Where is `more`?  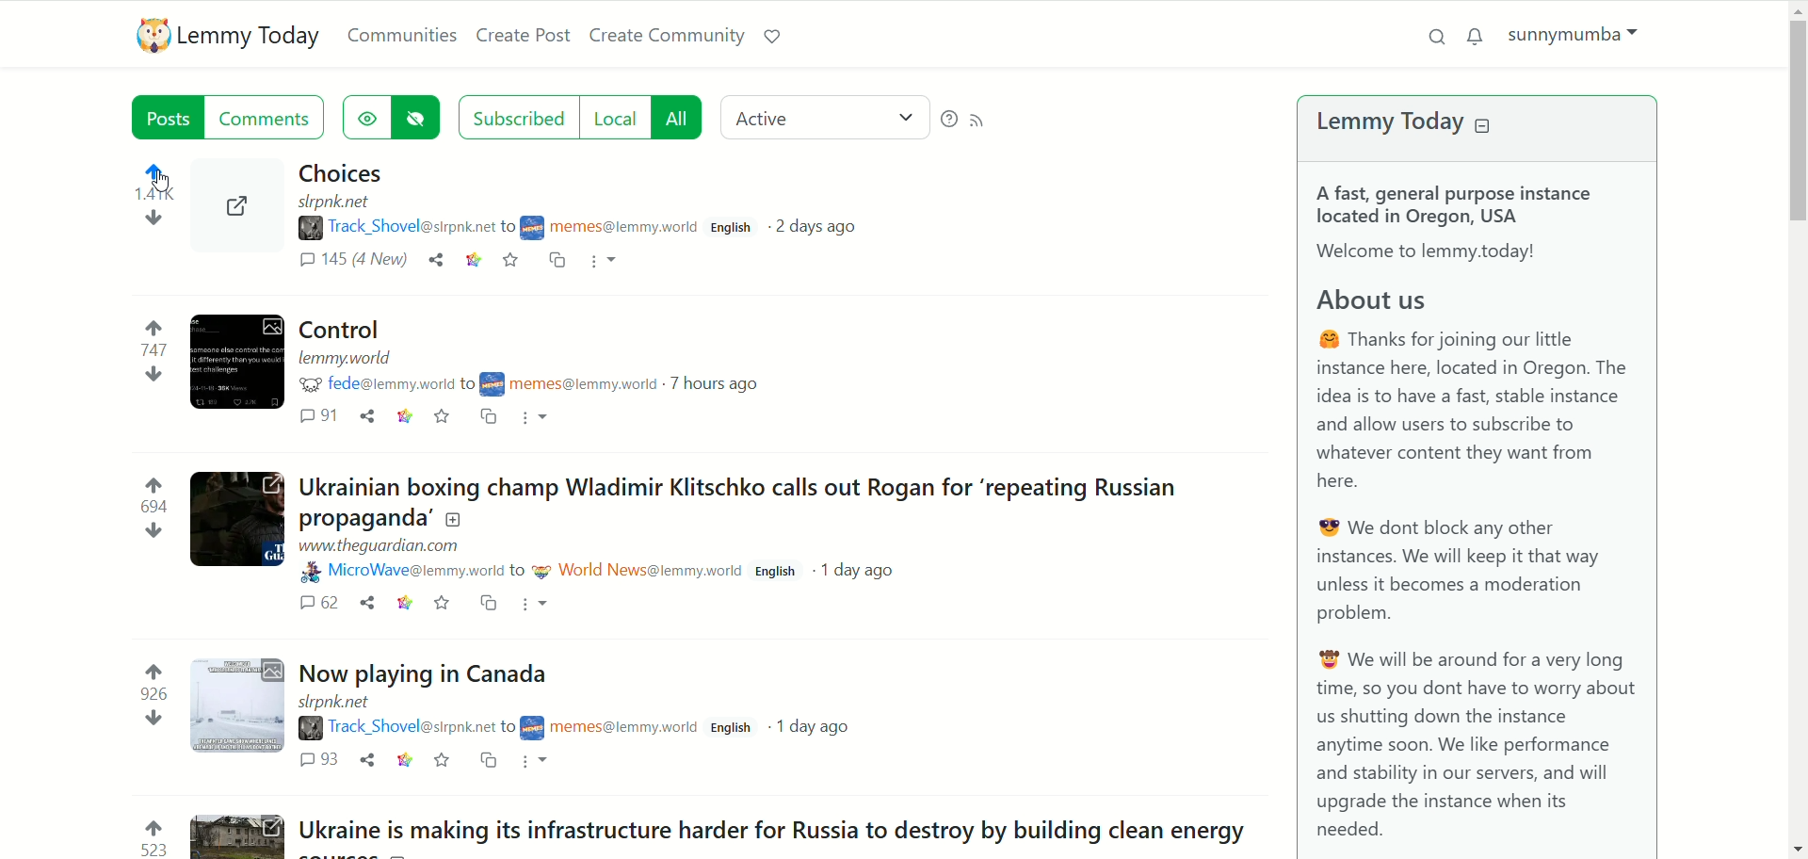
more is located at coordinates (537, 420).